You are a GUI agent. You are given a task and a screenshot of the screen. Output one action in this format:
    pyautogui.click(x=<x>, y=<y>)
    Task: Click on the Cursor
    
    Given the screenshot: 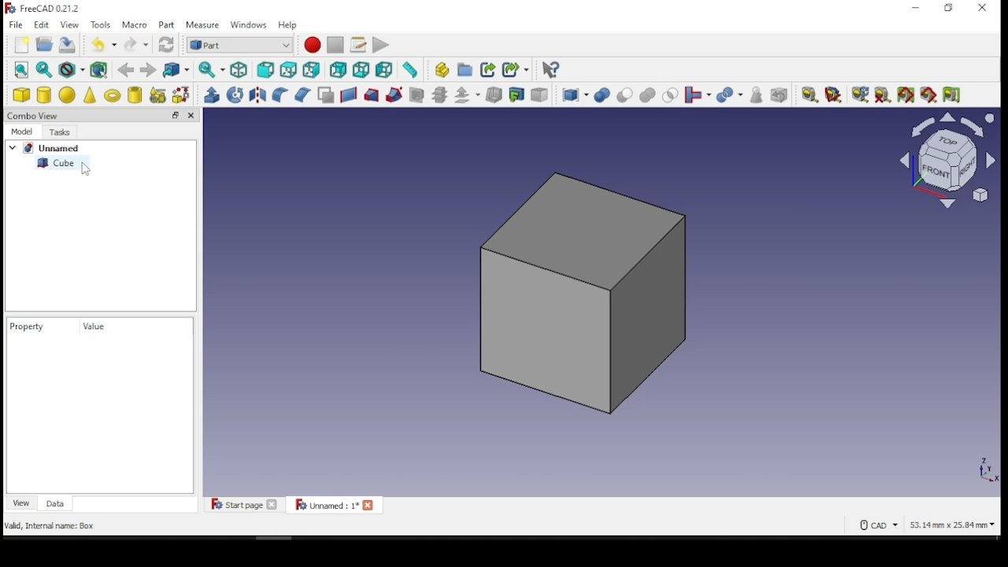 What is the action you would take?
    pyautogui.click(x=87, y=172)
    